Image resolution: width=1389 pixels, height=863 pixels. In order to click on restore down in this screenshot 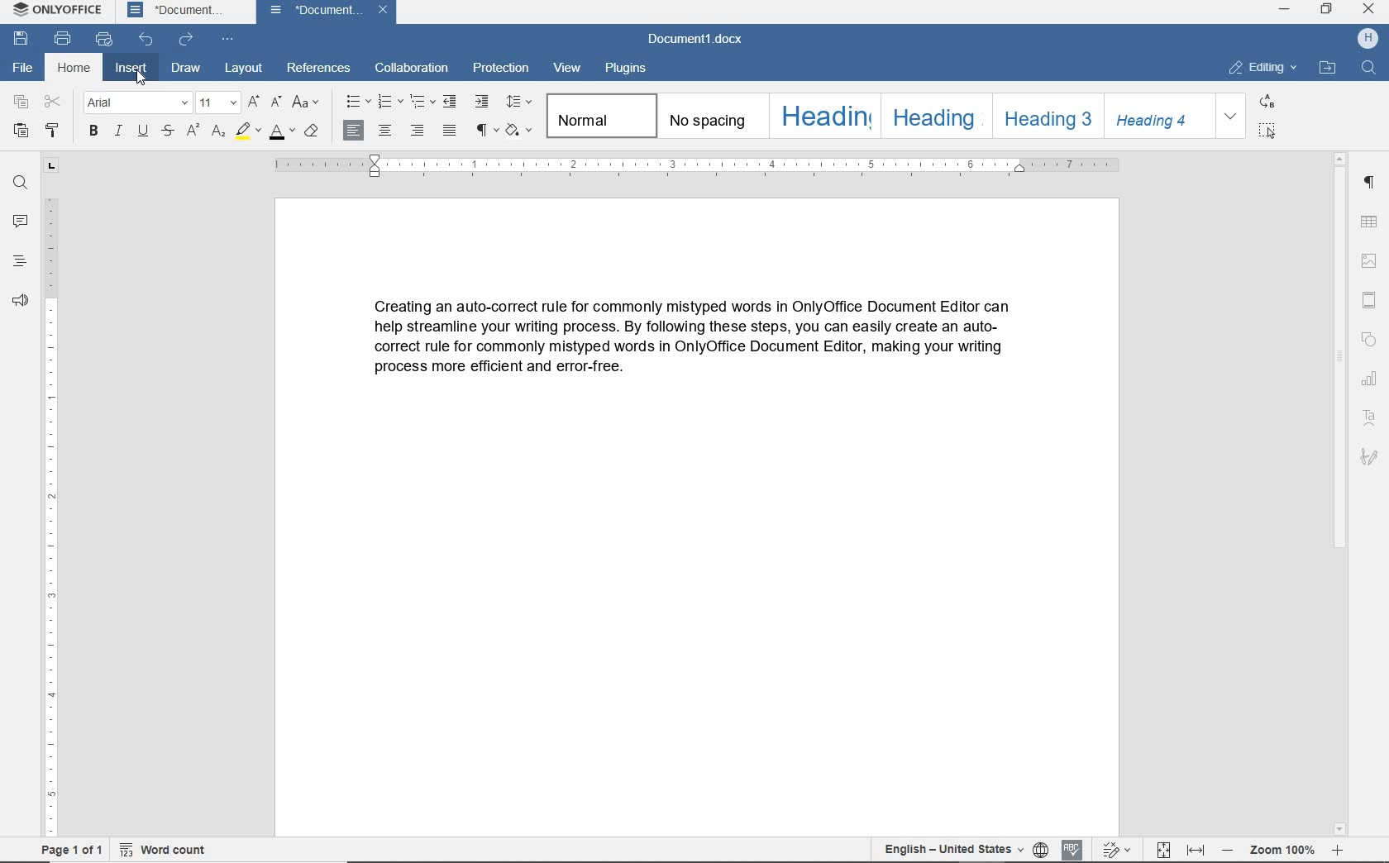, I will do `click(1327, 11)`.